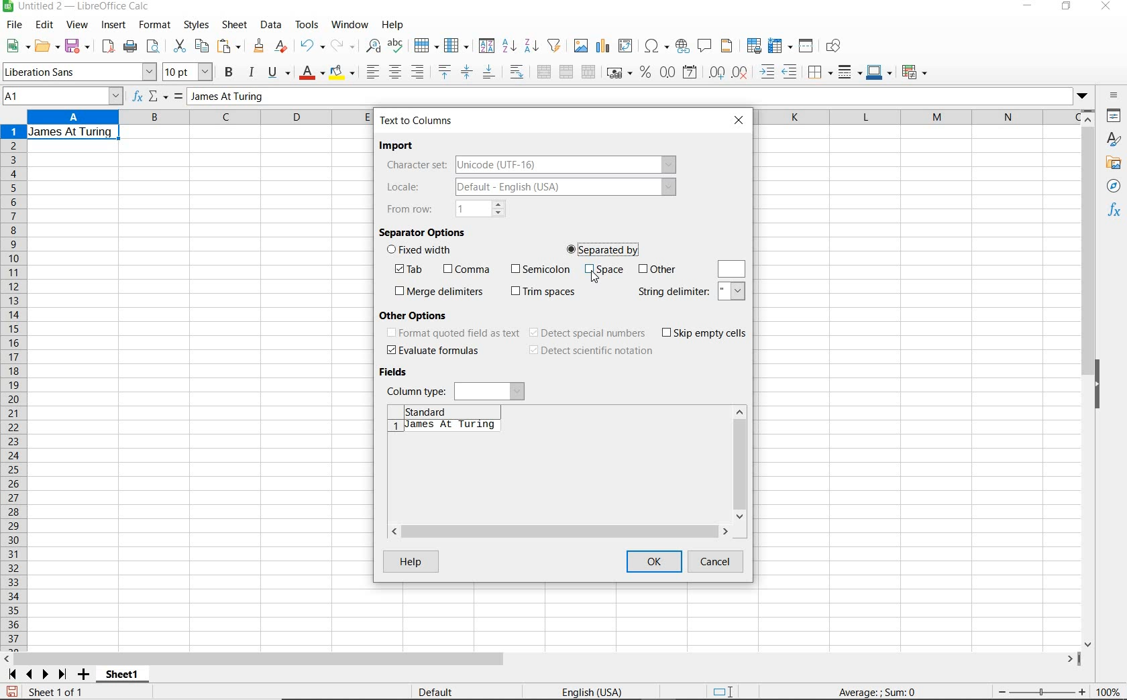 This screenshot has height=700, width=1127. I want to click on detect scientific notation, so click(590, 351).